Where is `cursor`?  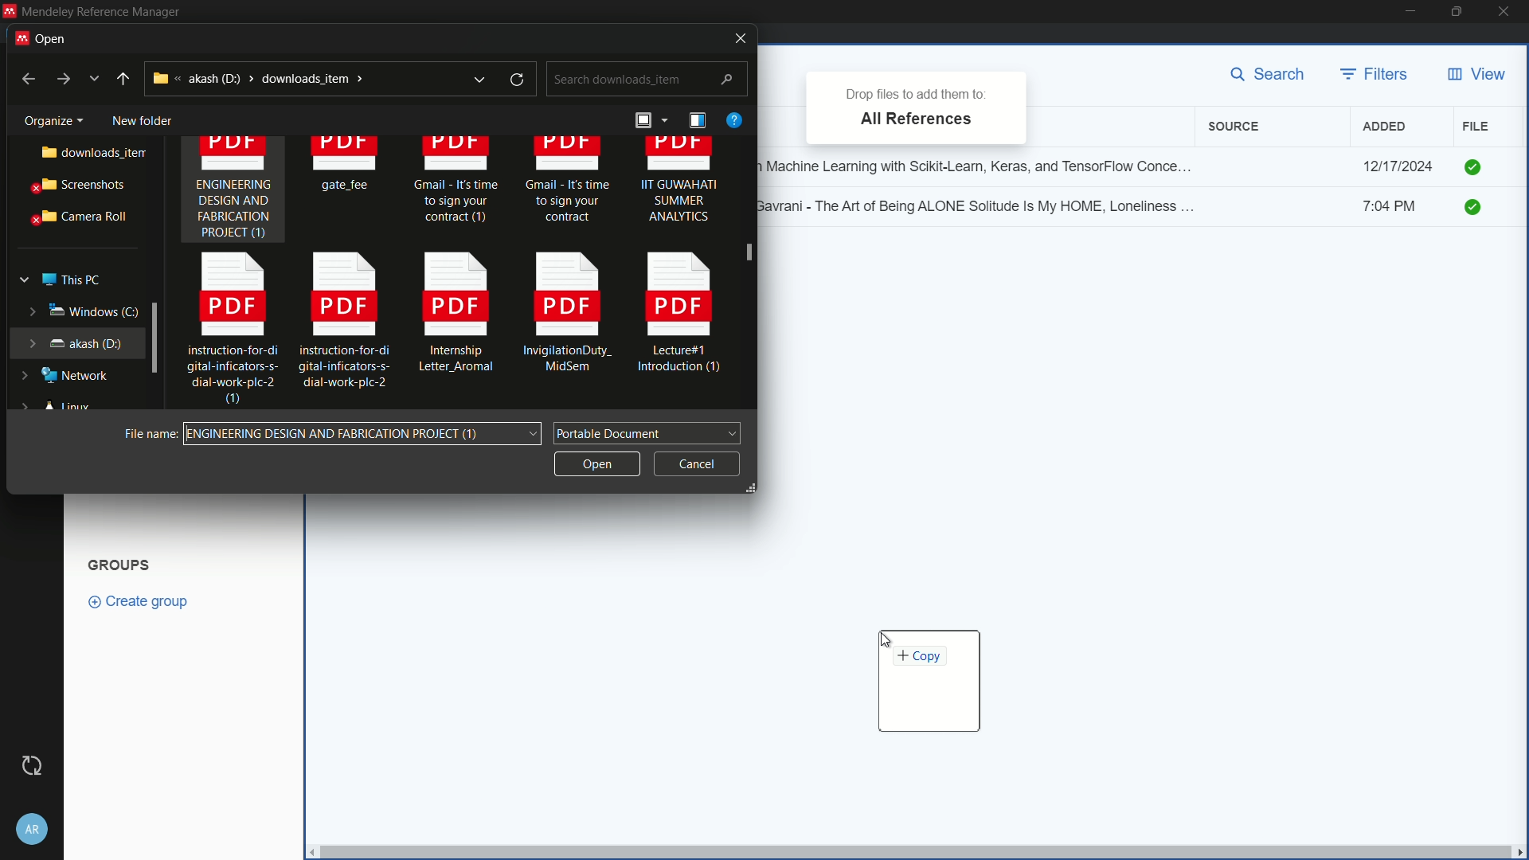 cursor is located at coordinates (888, 641).